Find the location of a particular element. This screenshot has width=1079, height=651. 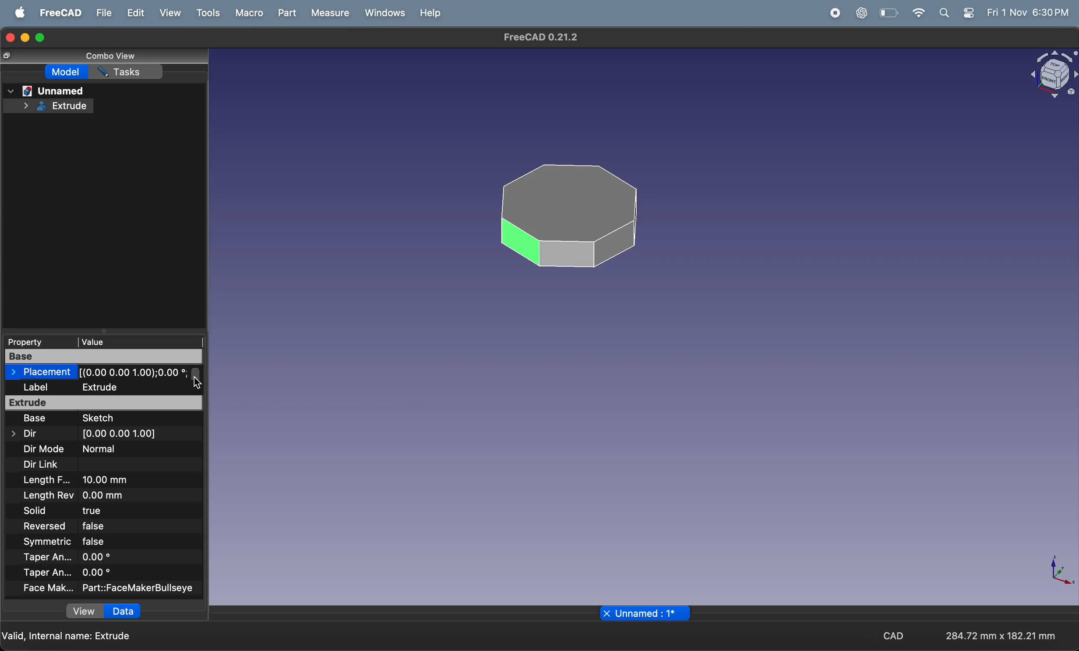

maximize is located at coordinates (44, 36).